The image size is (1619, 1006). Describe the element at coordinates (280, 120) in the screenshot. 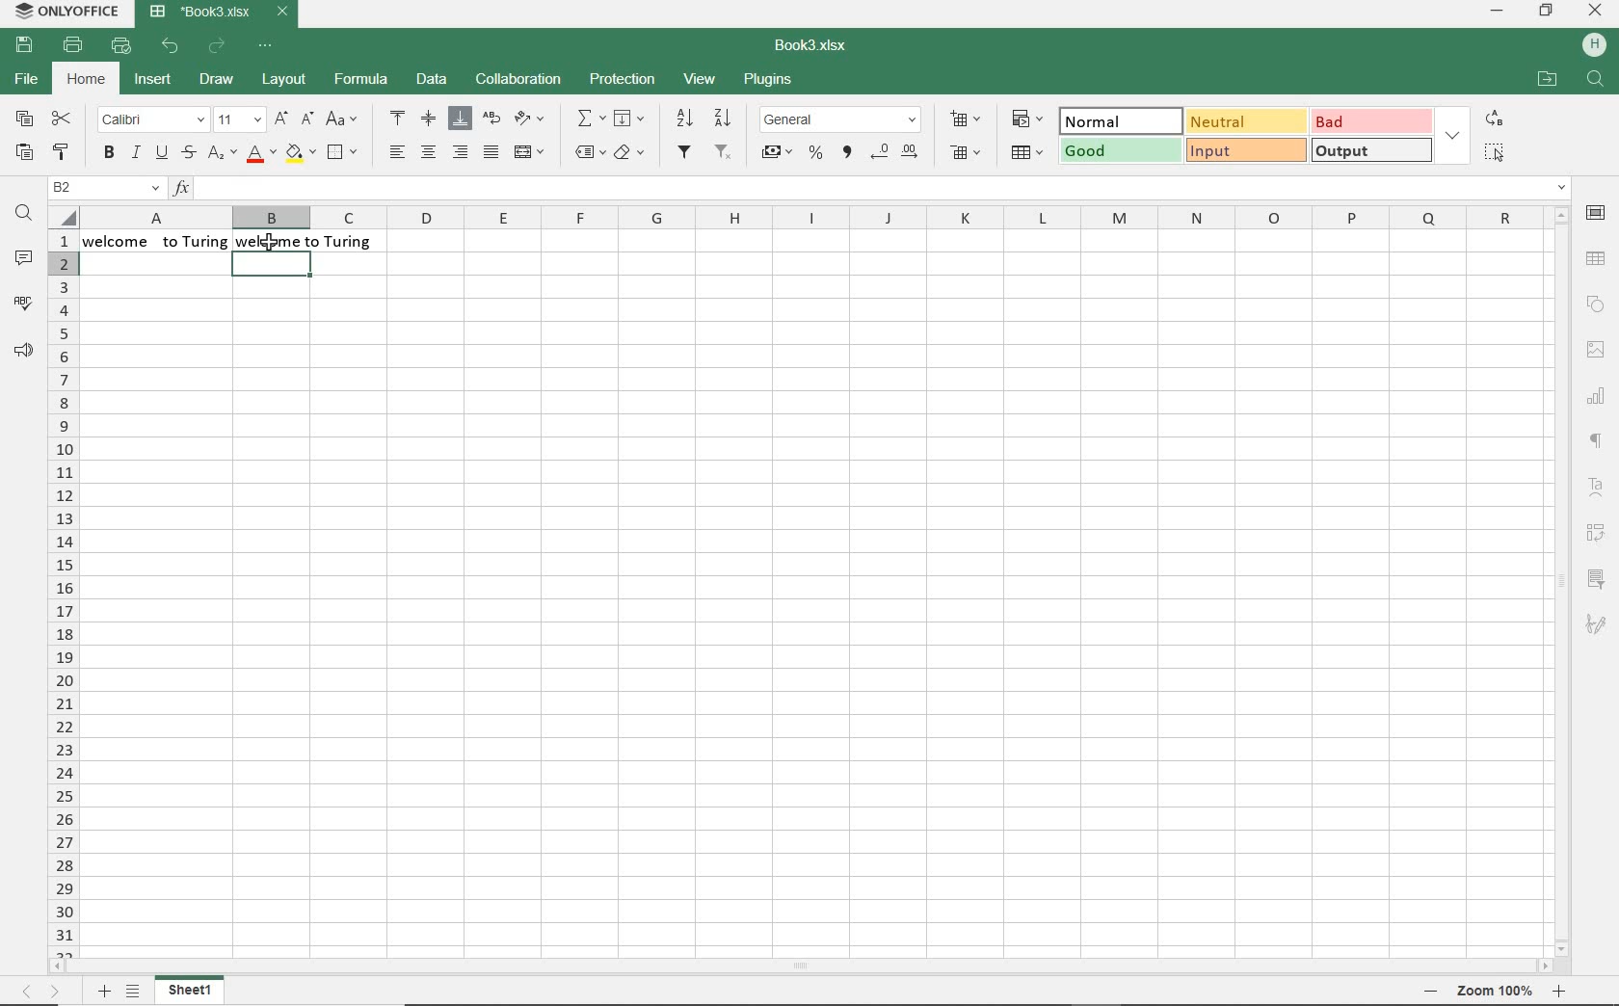

I see `increment font size` at that location.